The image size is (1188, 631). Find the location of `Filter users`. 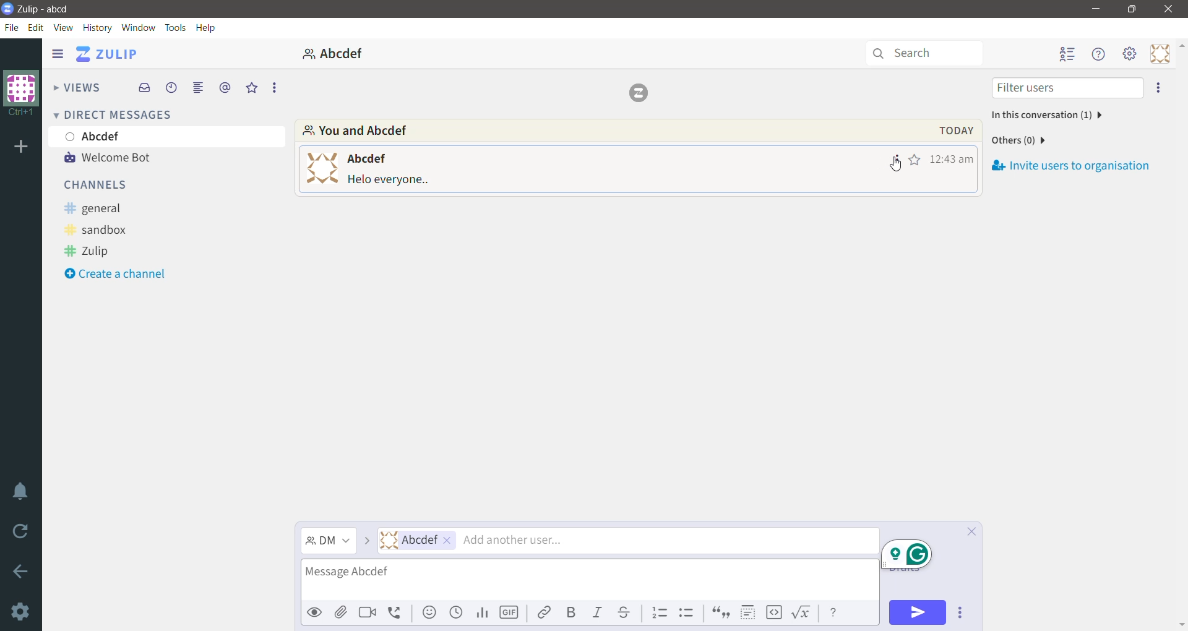

Filter users is located at coordinates (1066, 88).